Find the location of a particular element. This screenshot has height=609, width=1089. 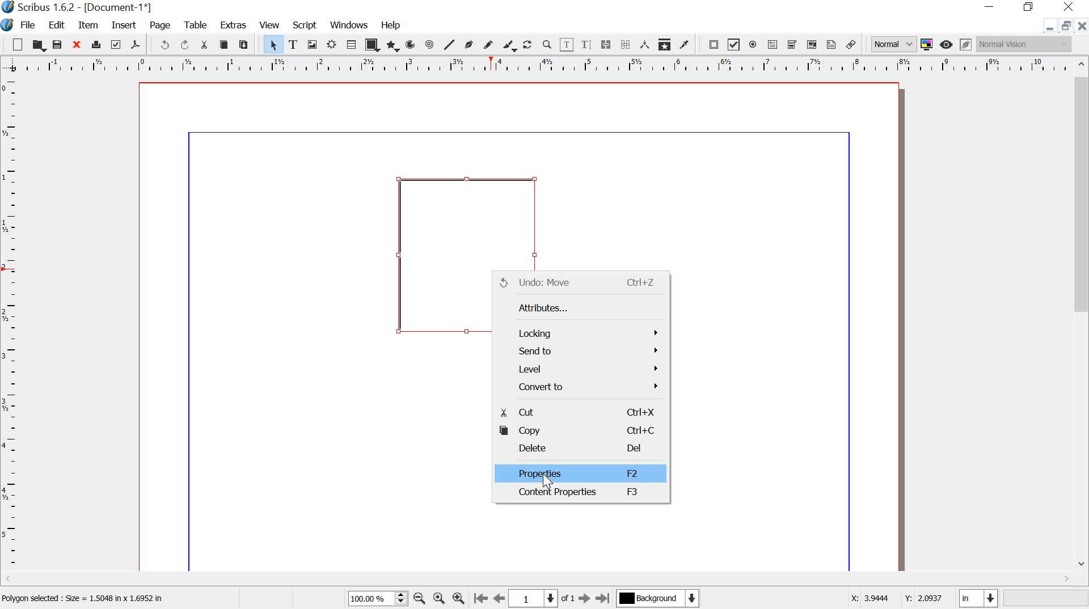

unlink text frames is located at coordinates (626, 45).